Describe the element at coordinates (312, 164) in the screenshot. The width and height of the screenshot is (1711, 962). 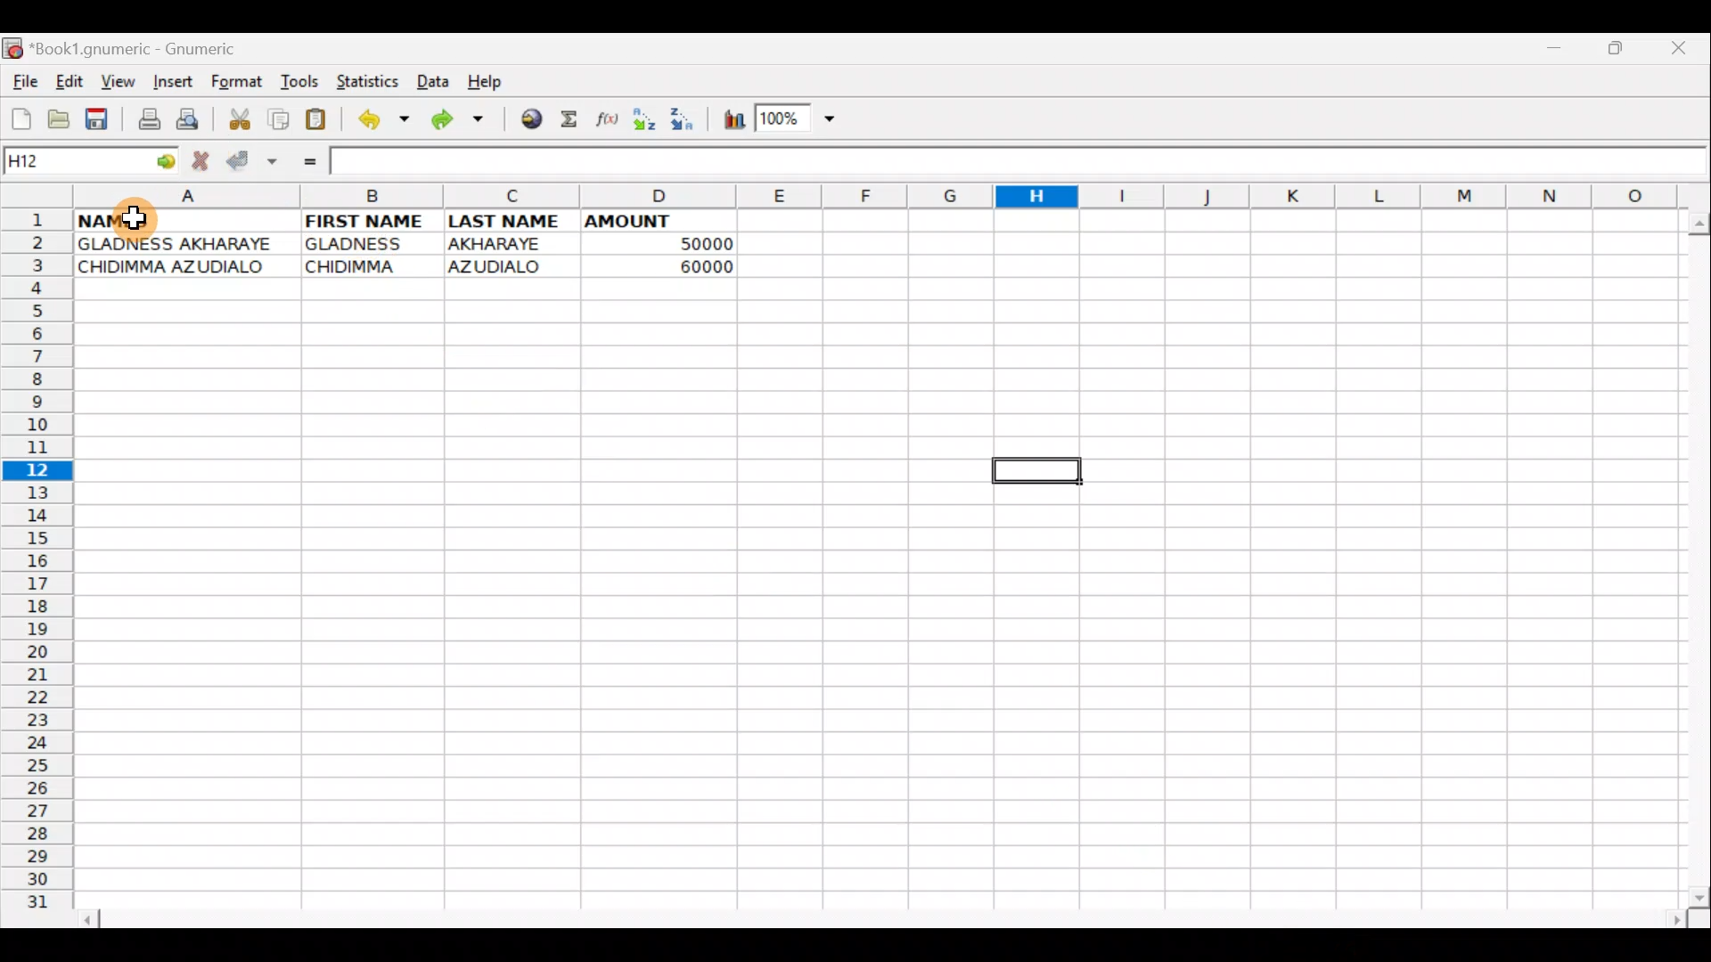
I see `Enter formula` at that location.